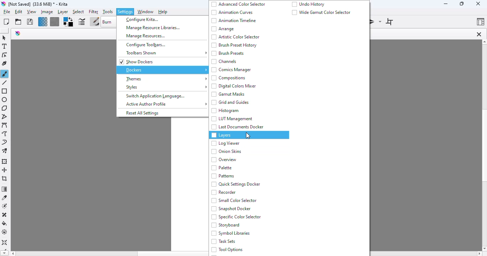 The image size is (487, 256). I want to click on bezier curve tool, so click(5, 126).